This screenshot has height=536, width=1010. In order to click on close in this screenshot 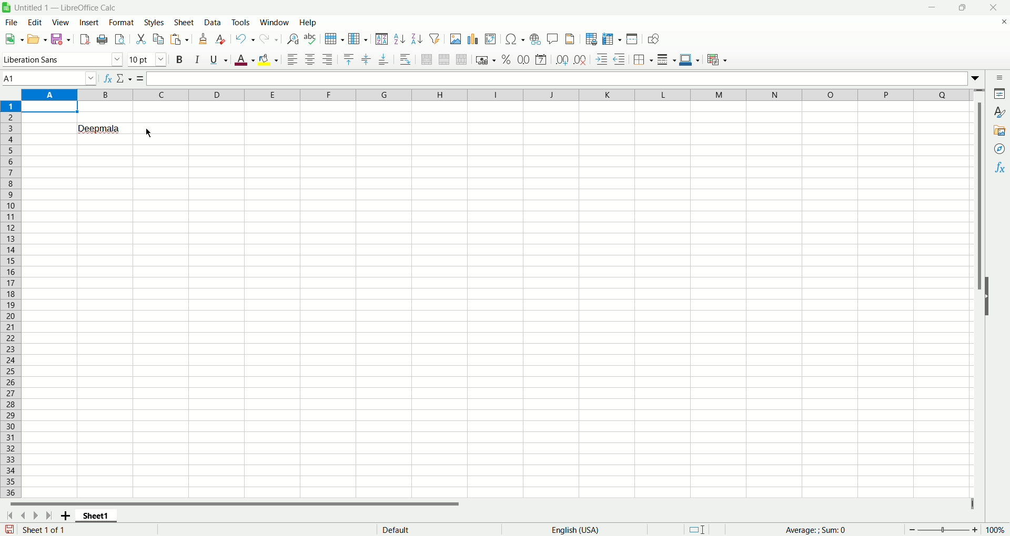, I will do `click(992, 7)`.